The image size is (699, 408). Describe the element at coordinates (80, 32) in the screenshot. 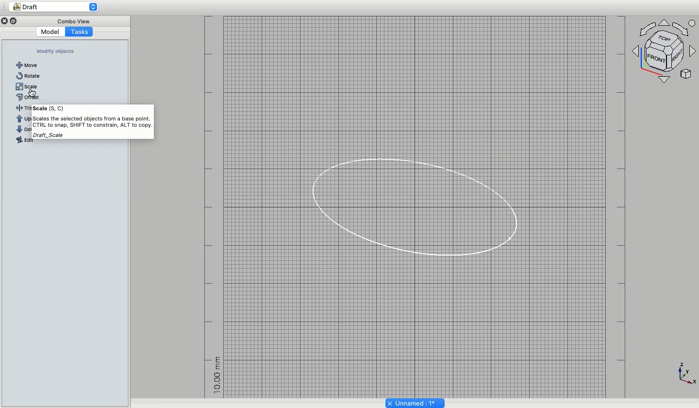

I see `Tasks` at that location.